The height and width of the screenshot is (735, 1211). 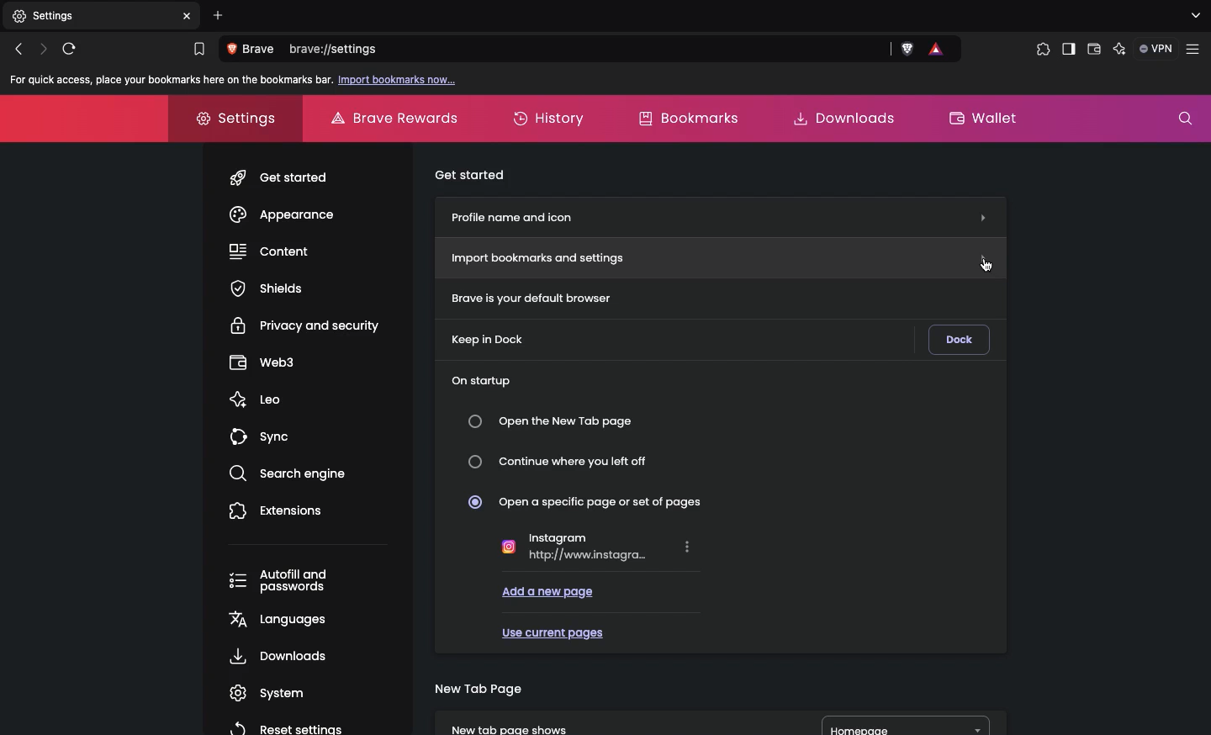 What do you see at coordinates (282, 214) in the screenshot?
I see `Appearance` at bounding box center [282, 214].